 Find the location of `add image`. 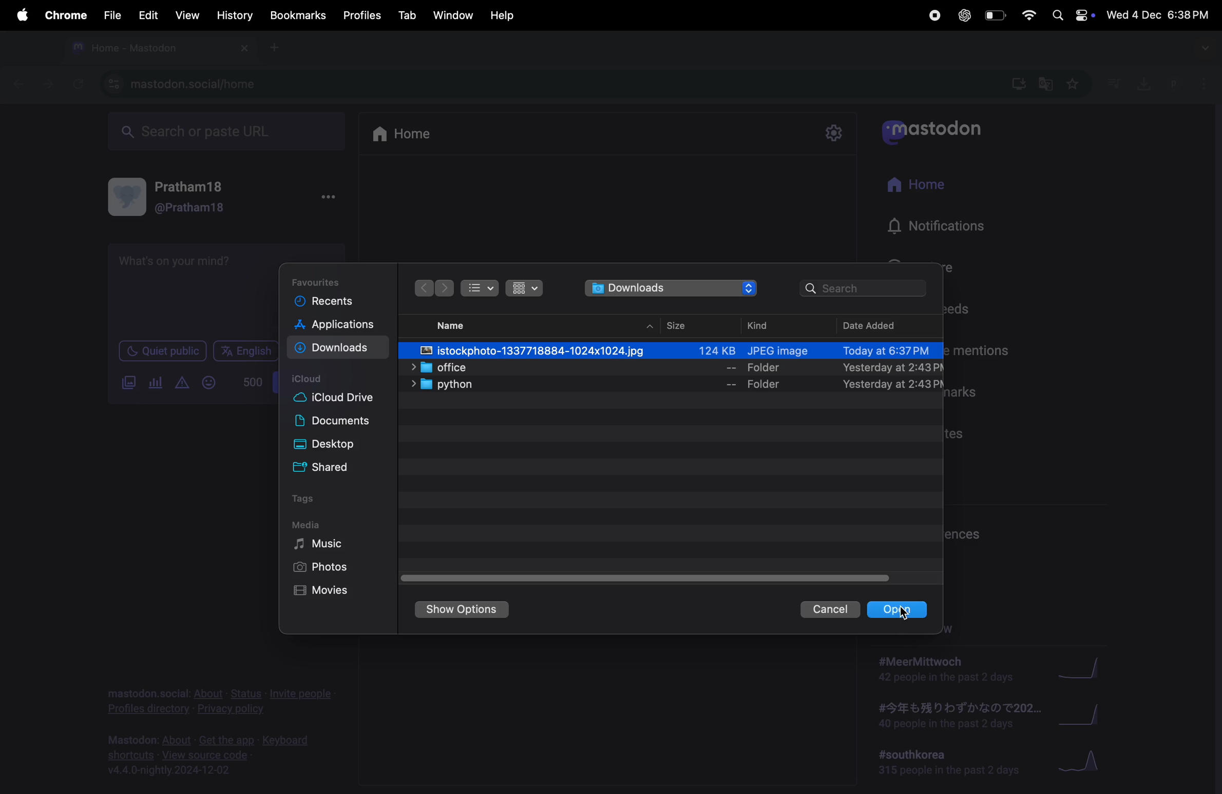

add image is located at coordinates (125, 385).